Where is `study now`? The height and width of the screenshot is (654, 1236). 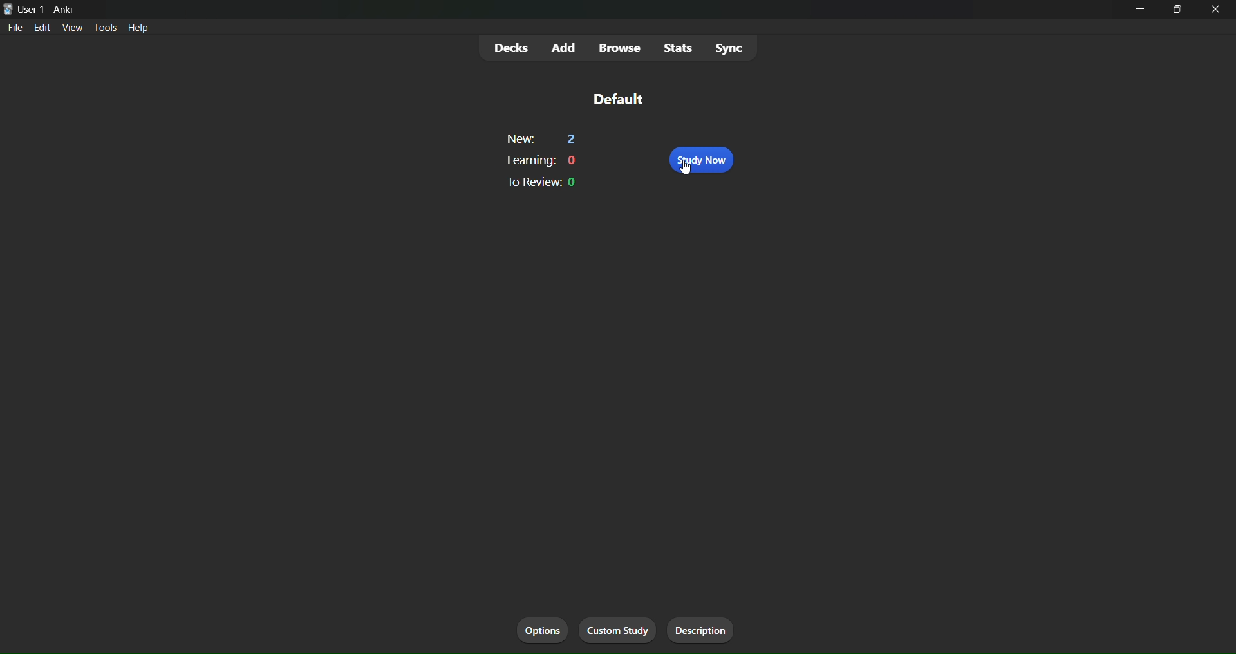 study now is located at coordinates (704, 161).